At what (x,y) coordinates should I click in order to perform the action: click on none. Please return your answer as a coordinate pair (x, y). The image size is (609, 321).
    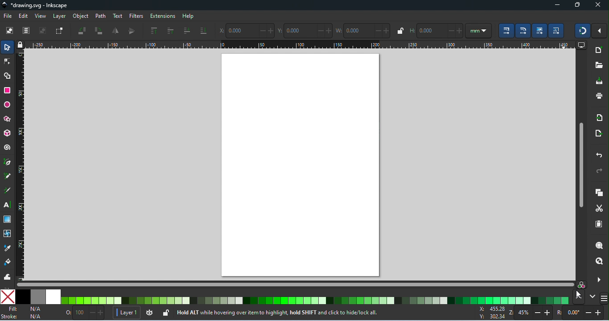
    Looking at the image, I should click on (8, 297).